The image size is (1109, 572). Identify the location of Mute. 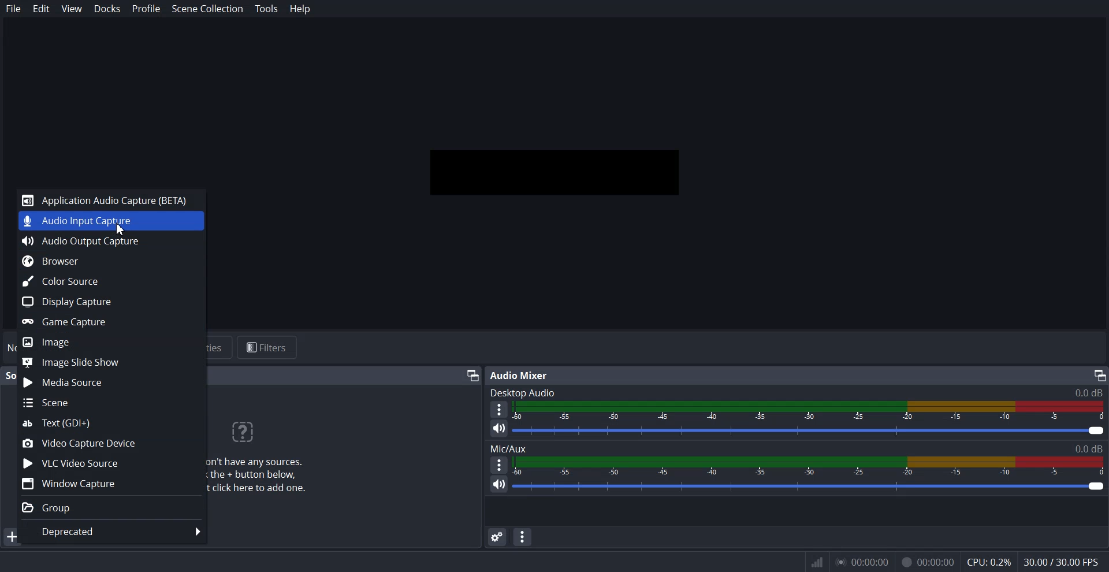
(499, 428).